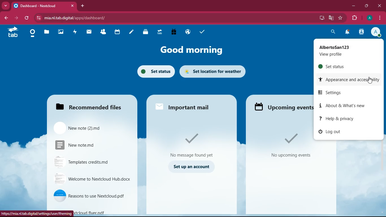  Describe the element at coordinates (92, 179) in the screenshot. I see `file` at that location.